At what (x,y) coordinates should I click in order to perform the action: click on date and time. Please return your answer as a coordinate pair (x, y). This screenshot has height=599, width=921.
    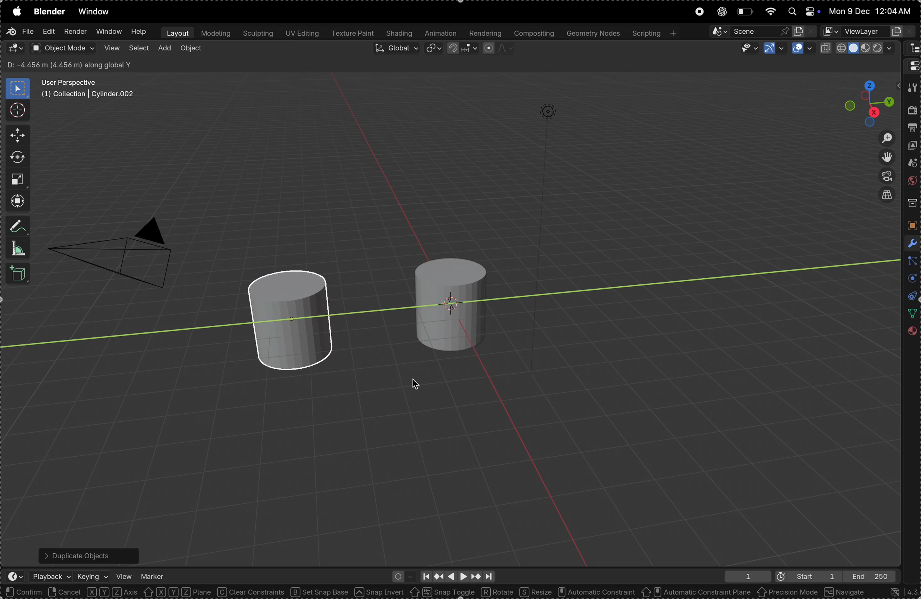
    Looking at the image, I should click on (872, 11).